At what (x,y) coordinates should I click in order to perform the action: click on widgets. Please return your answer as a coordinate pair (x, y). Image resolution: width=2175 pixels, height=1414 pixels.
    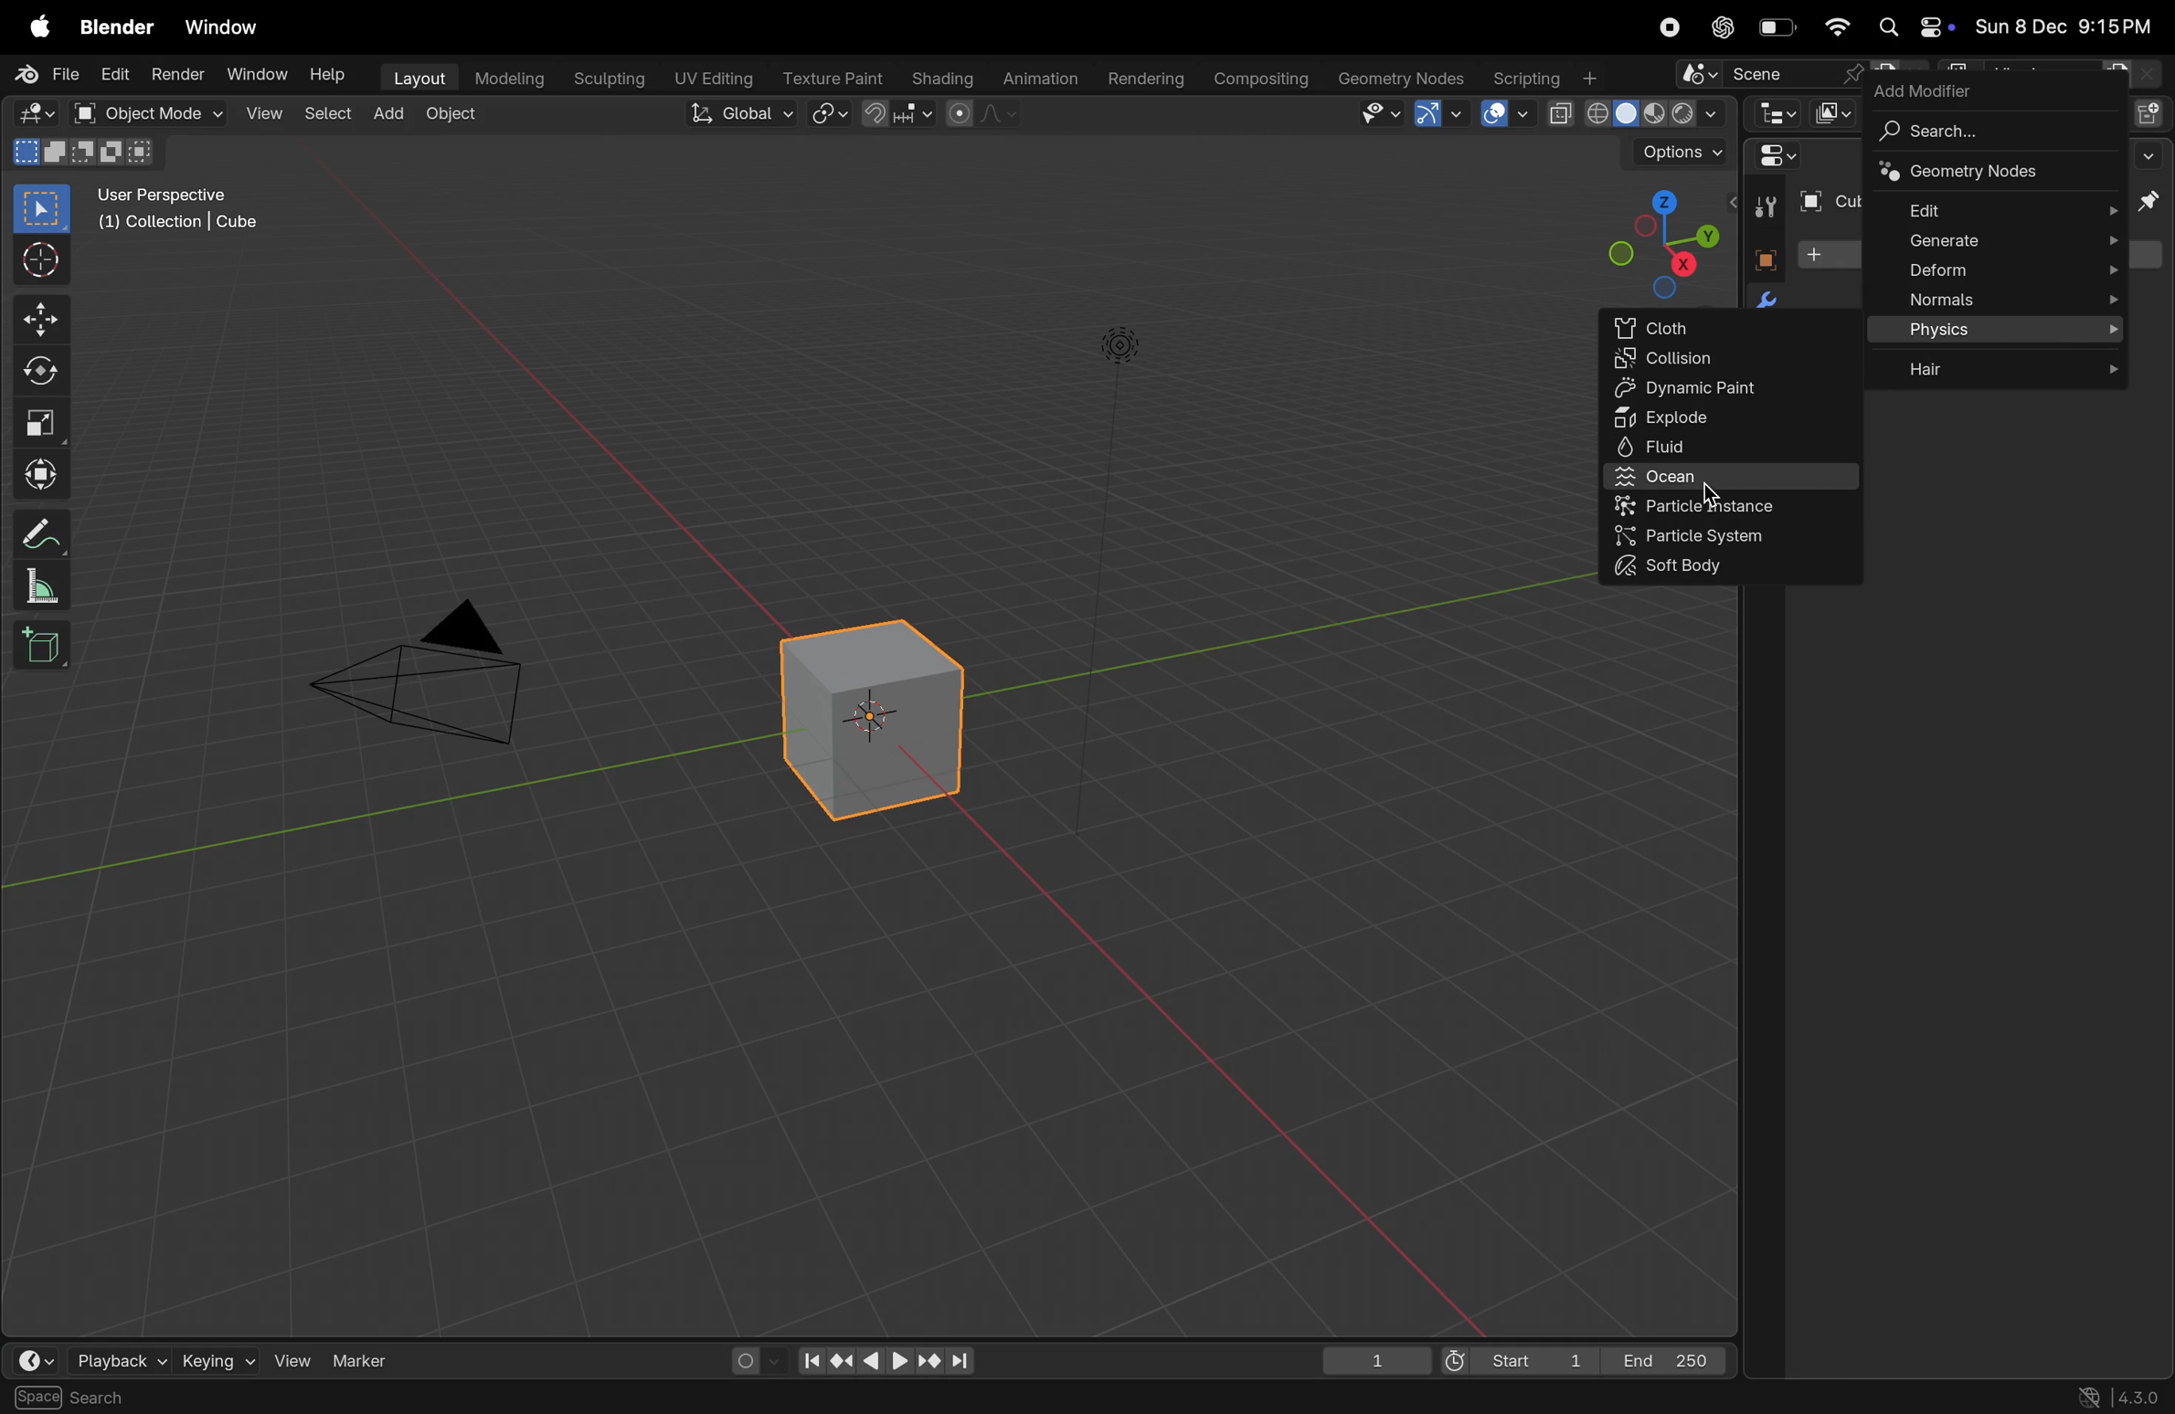
    Looking at the image, I should click on (1773, 157).